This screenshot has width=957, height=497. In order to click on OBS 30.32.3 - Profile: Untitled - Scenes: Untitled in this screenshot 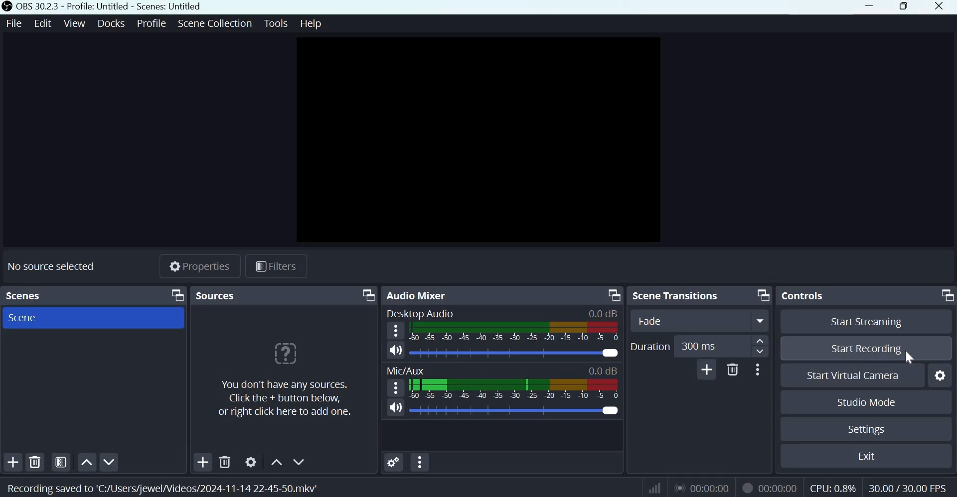, I will do `click(109, 7)`.